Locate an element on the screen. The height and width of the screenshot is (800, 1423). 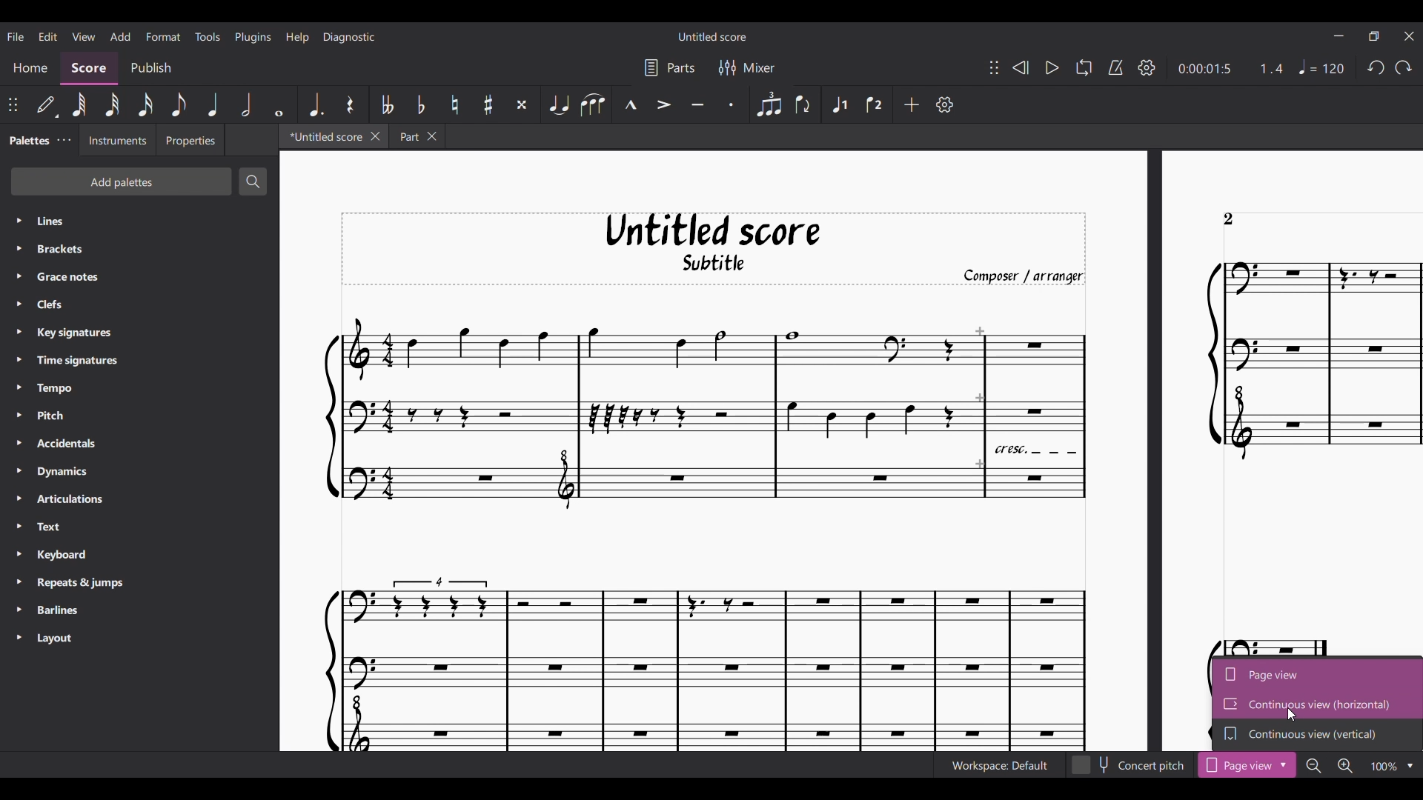
Default is located at coordinates (47, 105).